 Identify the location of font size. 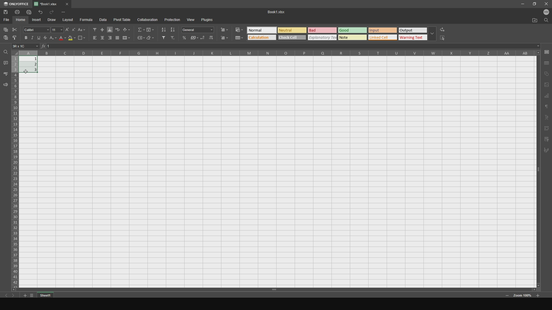
(57, 30).